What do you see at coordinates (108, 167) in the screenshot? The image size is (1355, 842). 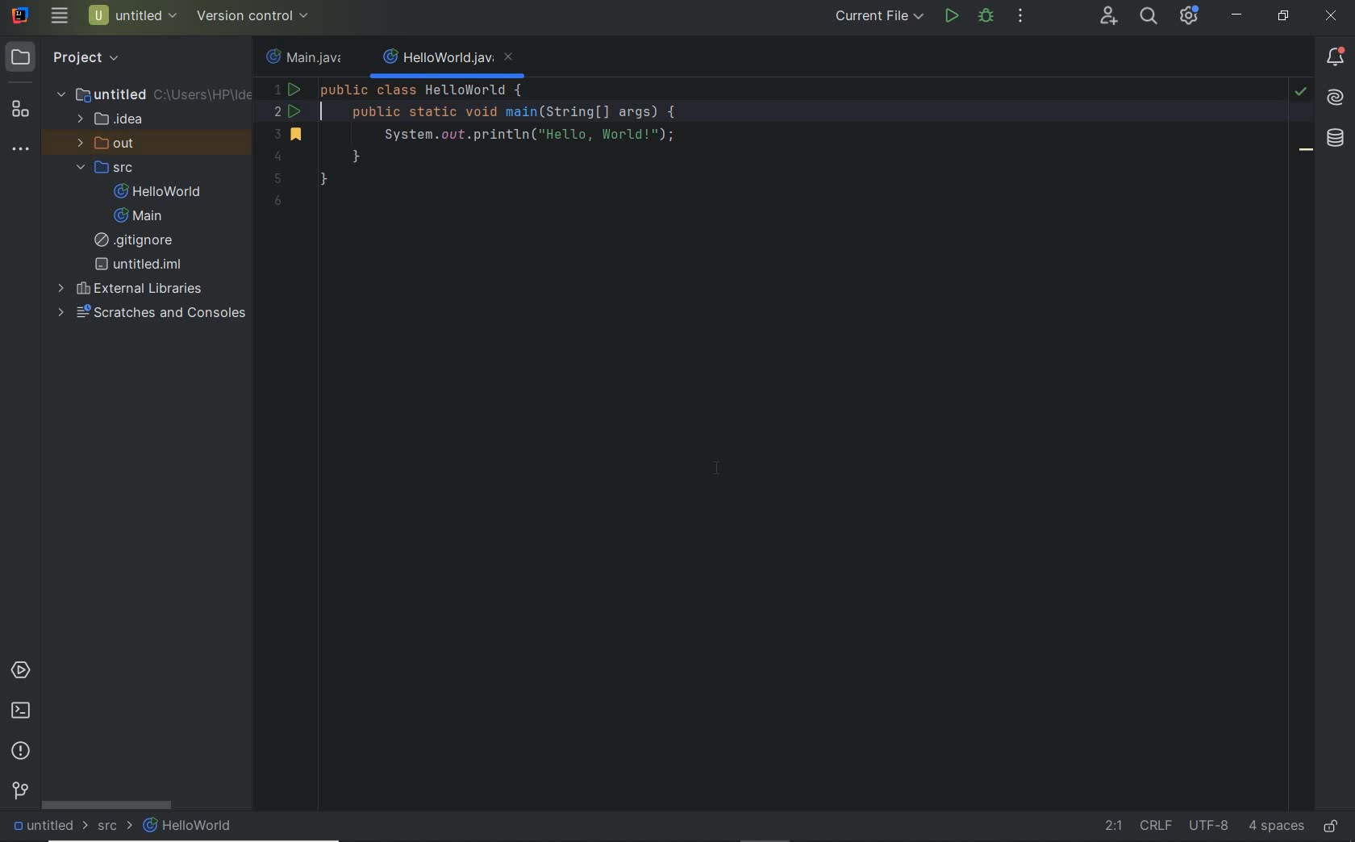 I see `src` at bounding box center [108, 167].